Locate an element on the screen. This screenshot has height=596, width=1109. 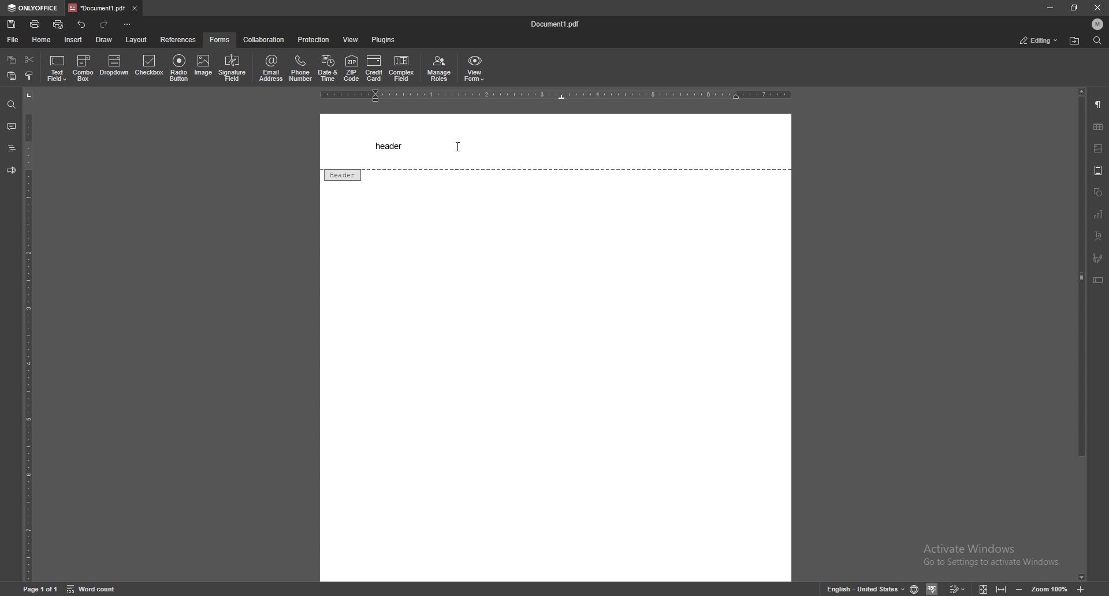
signature field is located at coordinates (1098, 258).